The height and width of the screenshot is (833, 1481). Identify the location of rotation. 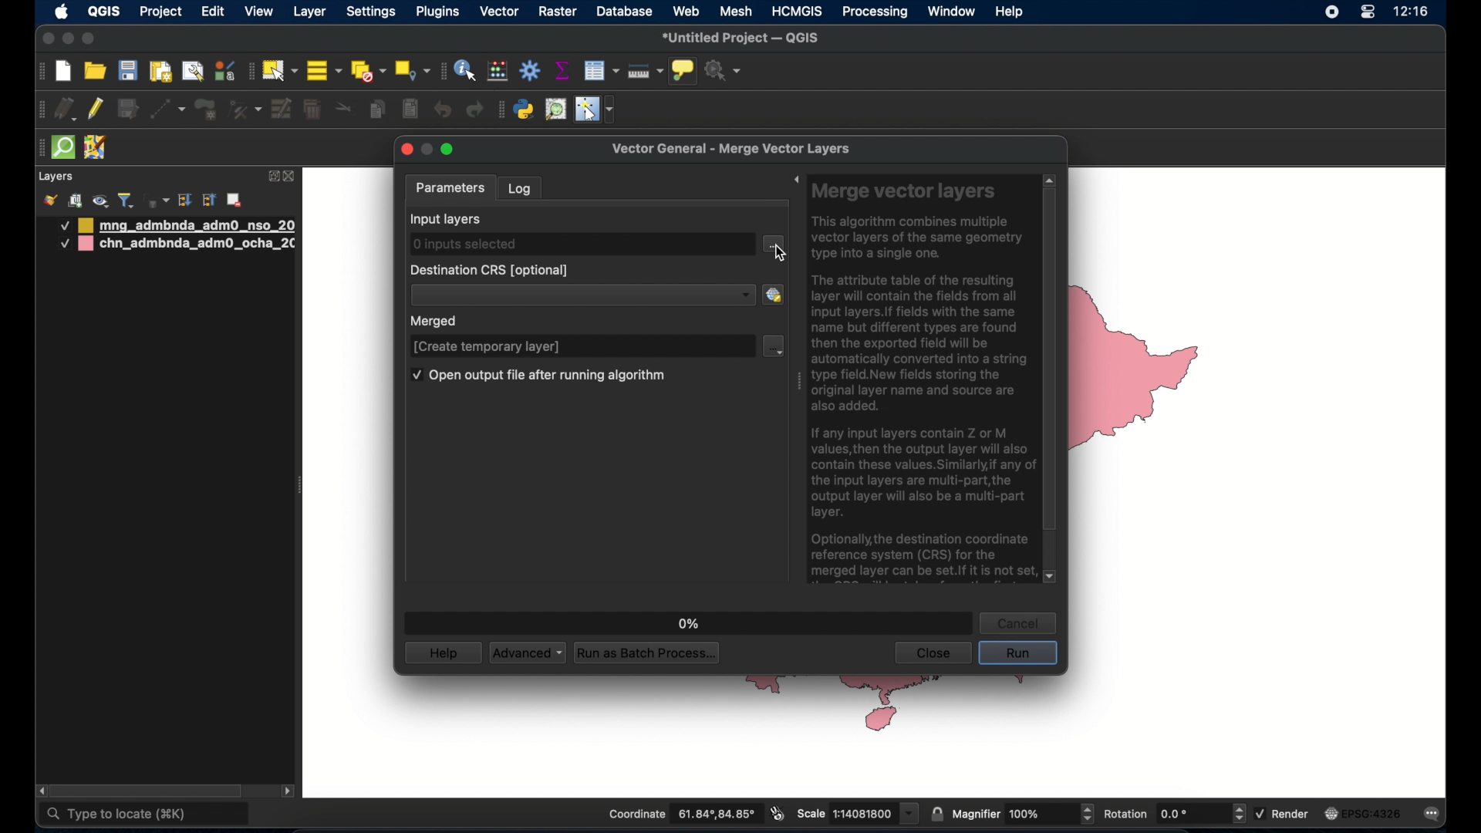
(1173, 814).